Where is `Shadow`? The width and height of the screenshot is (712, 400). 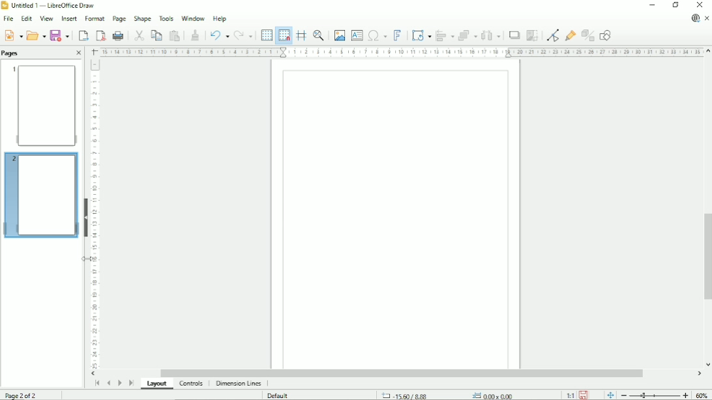
Shadow is located at coordinates (514, 35).